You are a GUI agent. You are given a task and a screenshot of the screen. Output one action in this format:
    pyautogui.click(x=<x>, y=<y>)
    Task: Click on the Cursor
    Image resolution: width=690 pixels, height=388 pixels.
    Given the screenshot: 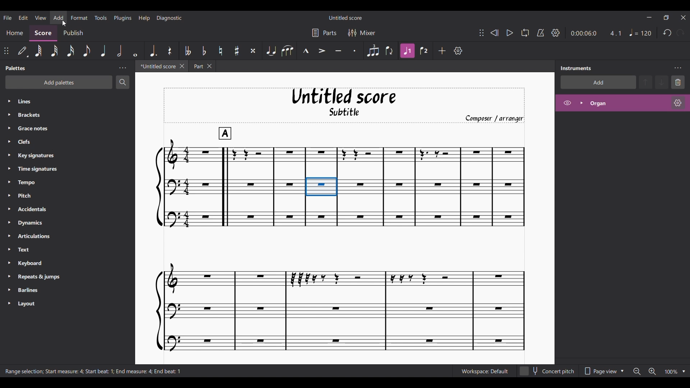 What is the action you would take?
    pyautogui.click(x=68, y=23)
    